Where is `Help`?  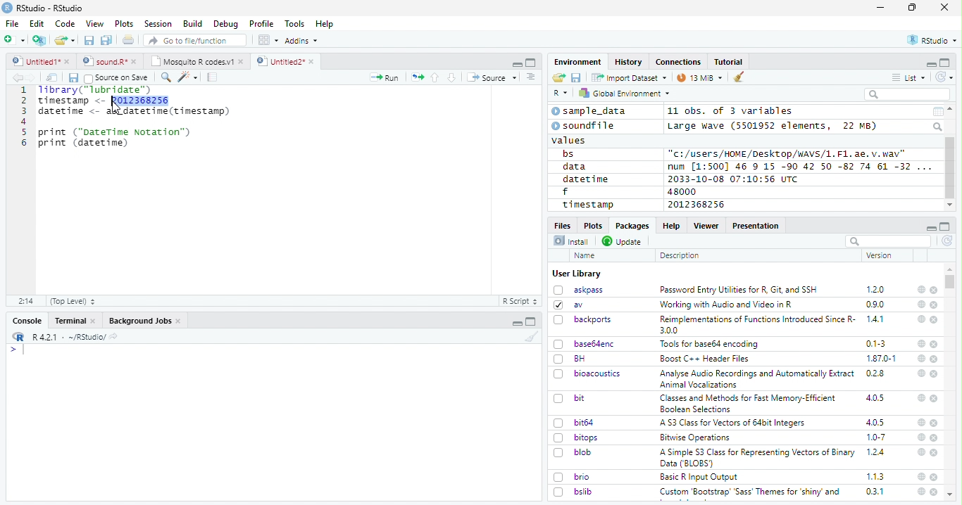 Help is located at coordinates (325, 25).